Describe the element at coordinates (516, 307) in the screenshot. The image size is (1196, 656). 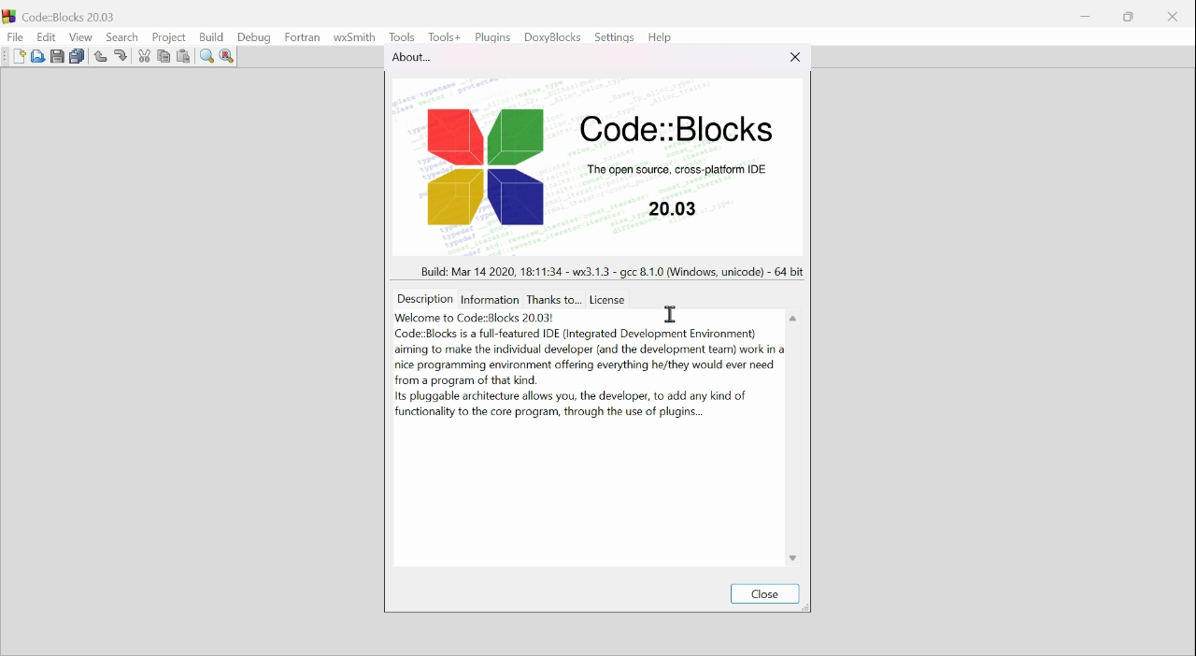
I see `Description Information Thanks to... License
Welcome to CodeBlocks 20.03!` at that location.